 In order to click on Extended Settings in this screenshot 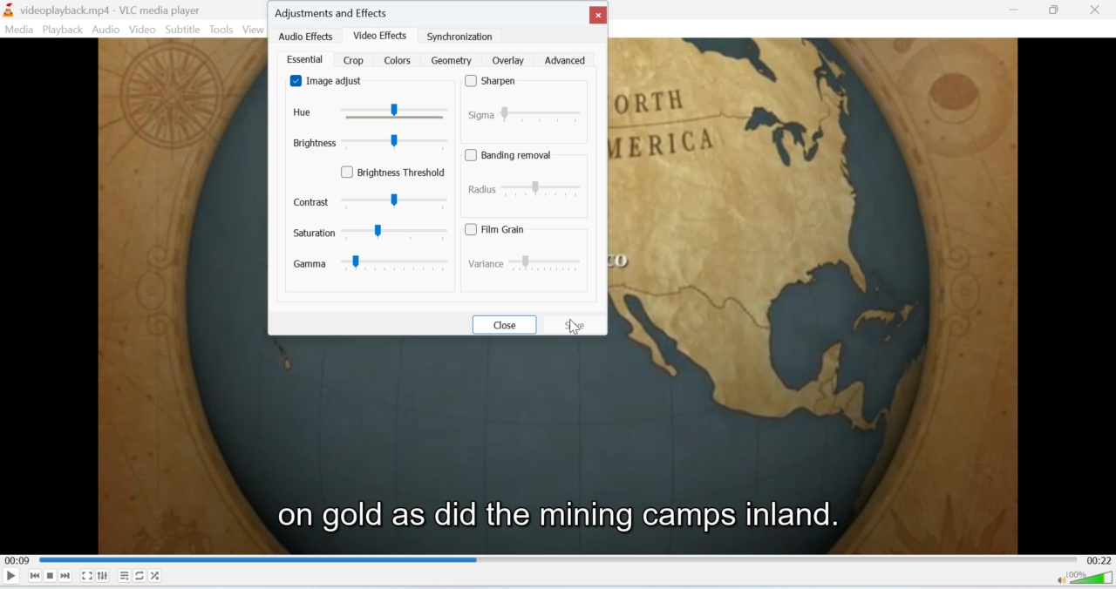, I will do `click(103, 576)`.